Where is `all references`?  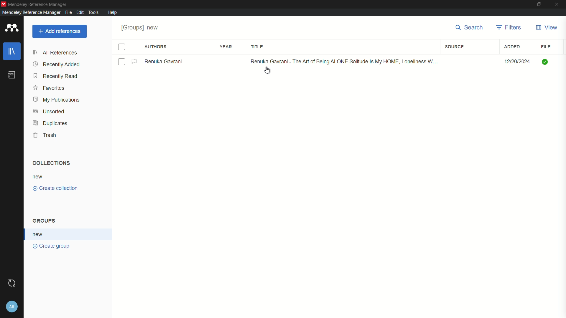
all references is located at coordinates (55, 53).